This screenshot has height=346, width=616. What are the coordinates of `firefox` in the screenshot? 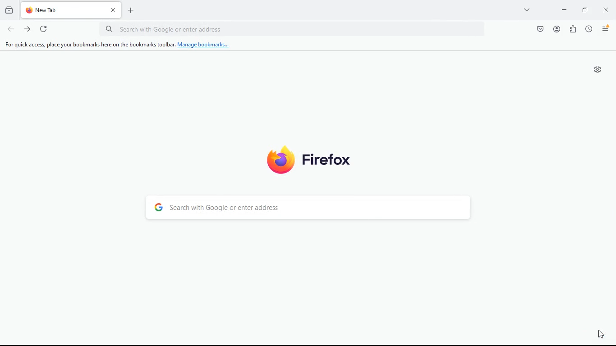 It's located at (320, 158).